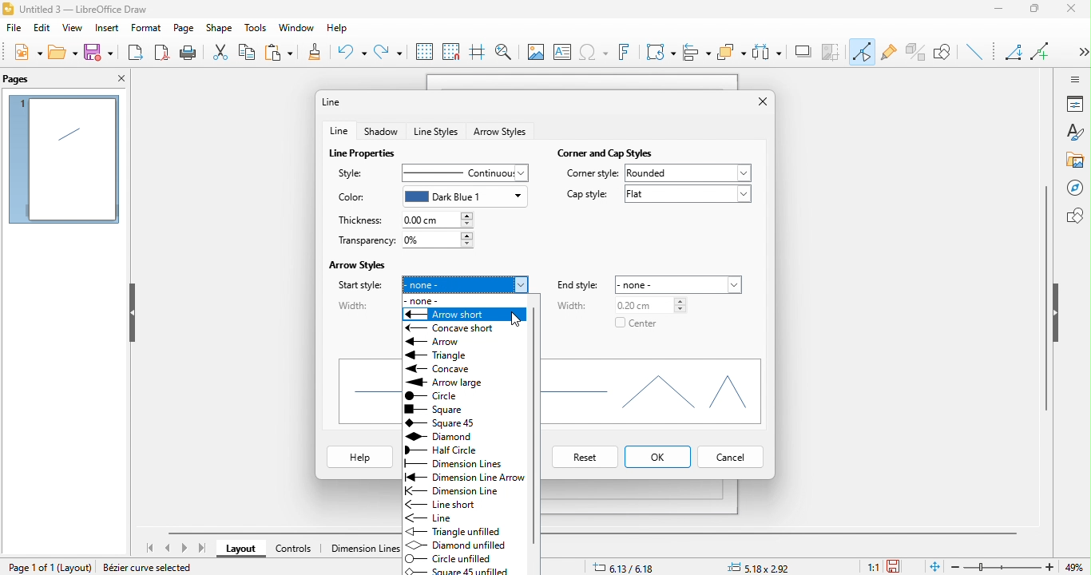 The height and width of the screenshot is (575, 1091). I want to click on export directly as pdf, so click(162, 54).